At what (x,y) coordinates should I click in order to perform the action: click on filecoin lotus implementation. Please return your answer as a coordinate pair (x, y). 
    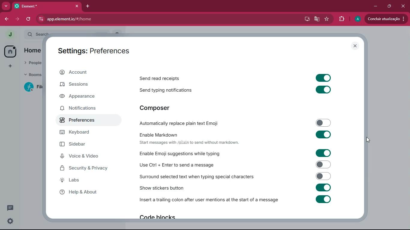
    Looking at the image, I should click on (33, 87).